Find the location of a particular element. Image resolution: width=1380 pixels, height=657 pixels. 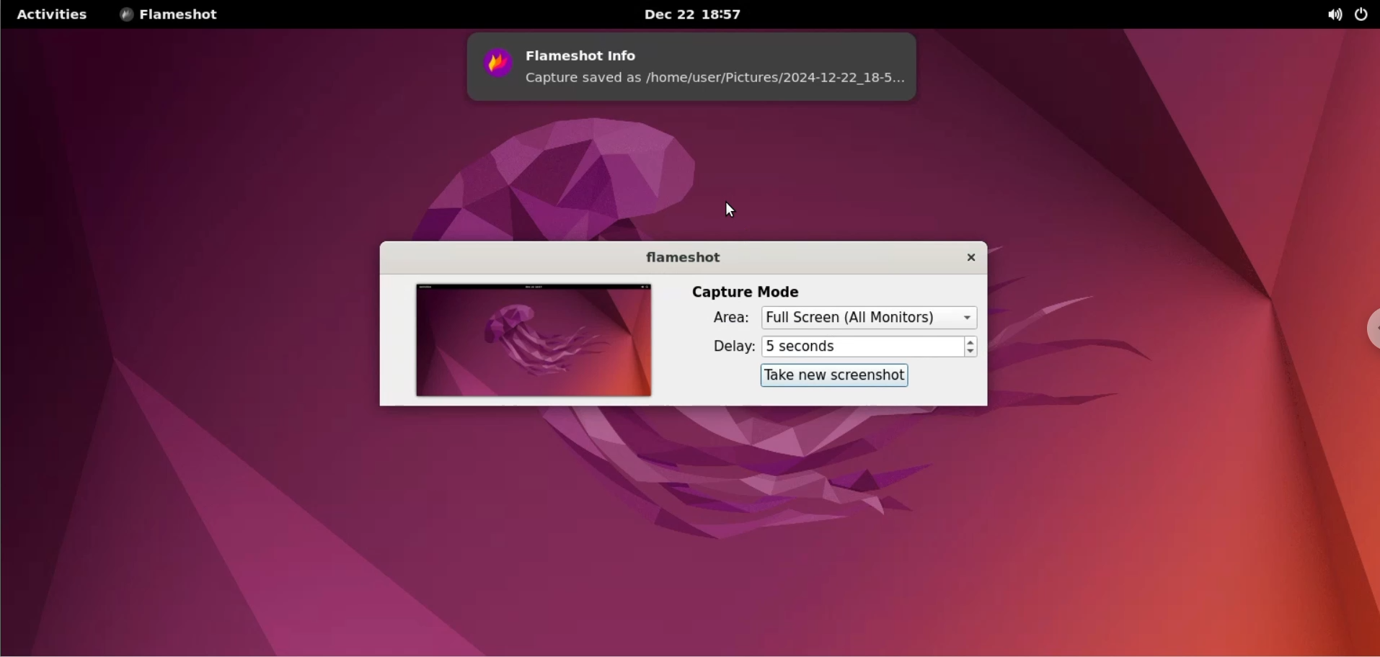

close is located at coordinates (961, 257).